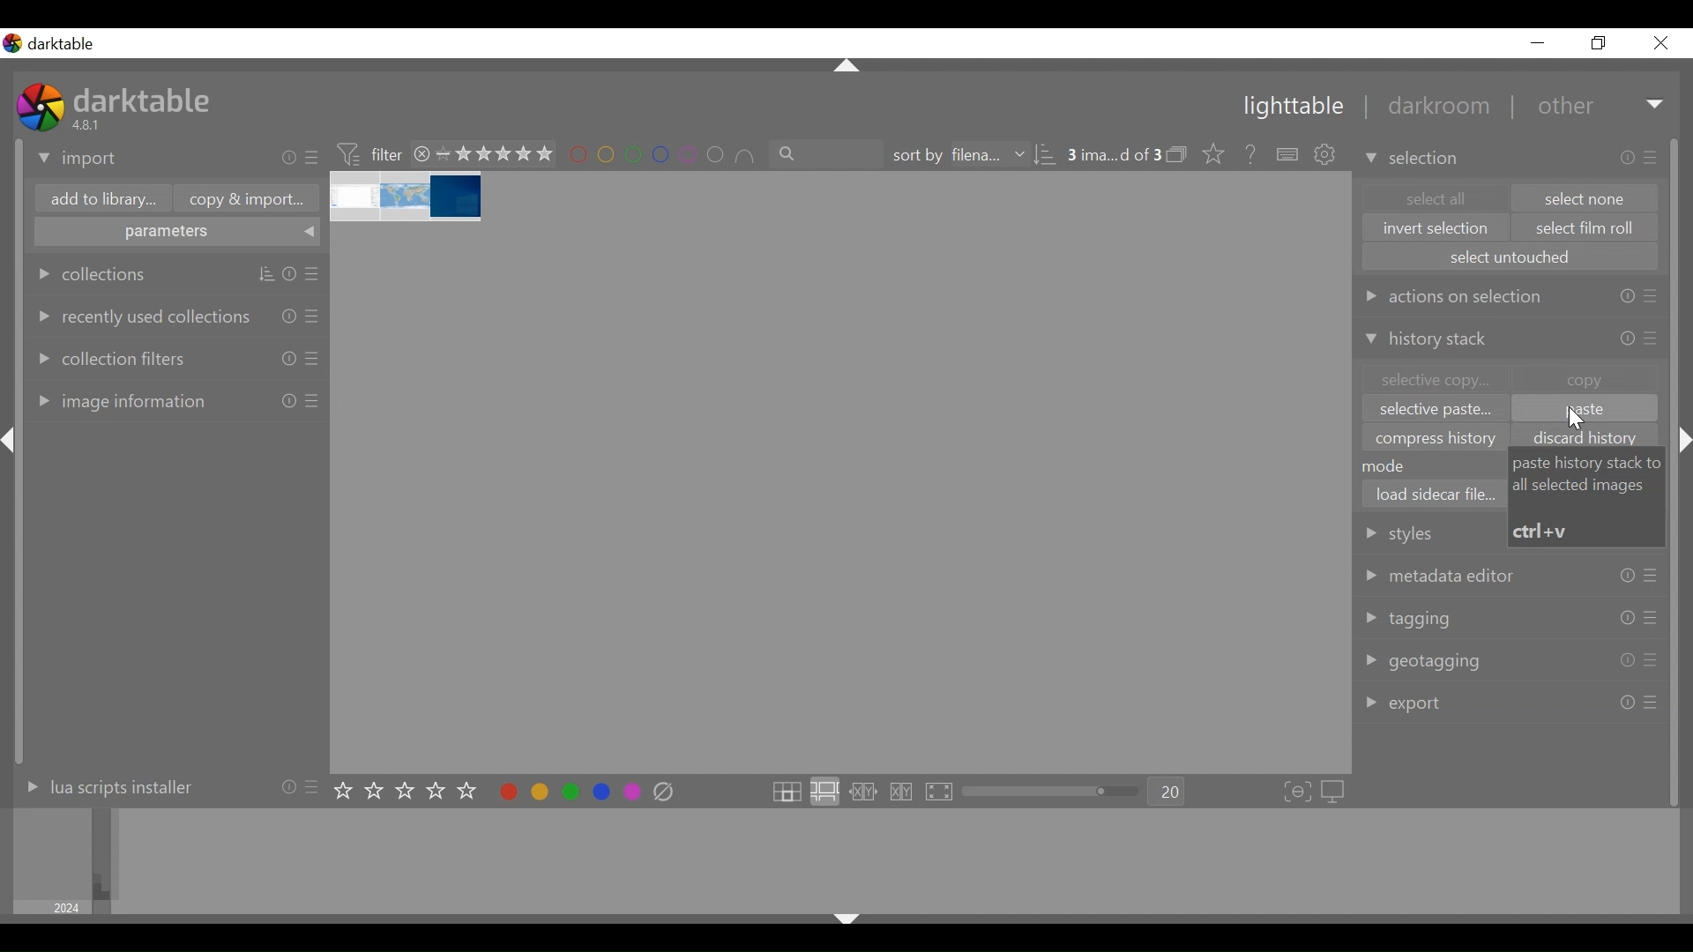 This screenshot has height=952, width=1693. I want to click on Collapse , so click(1686, 441).